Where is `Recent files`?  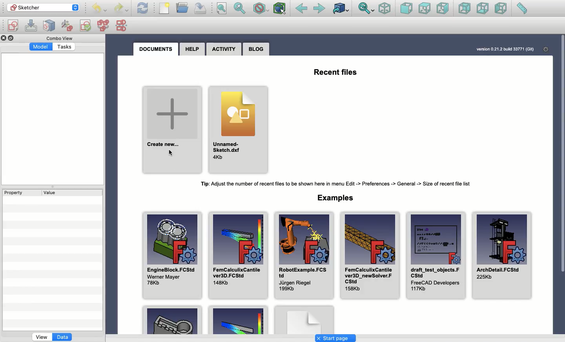
Recent files is located at coordinates (335, 72).